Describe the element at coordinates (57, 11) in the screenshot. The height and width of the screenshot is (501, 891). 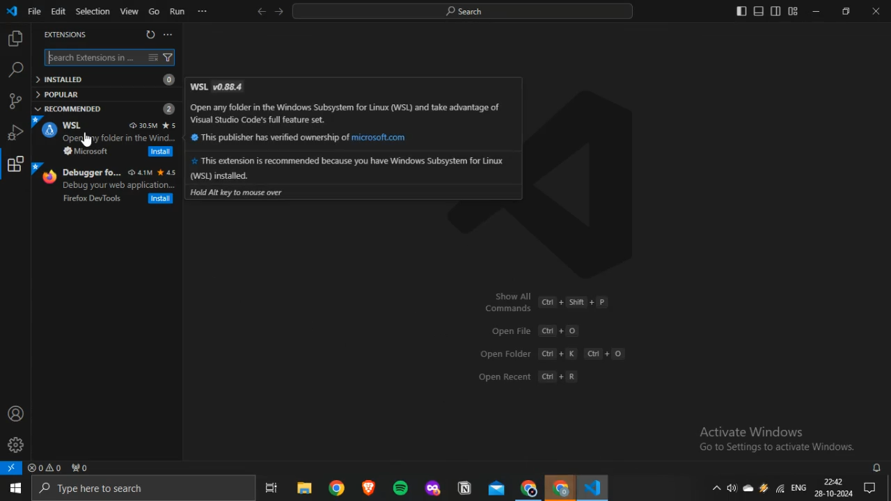
I see `Edit` at that location.